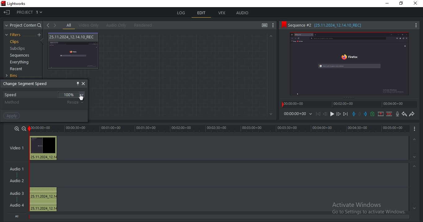  What do you see at coordinates (18, 216) in the screenshot?
I see `all` at bounding box center [18, 216].